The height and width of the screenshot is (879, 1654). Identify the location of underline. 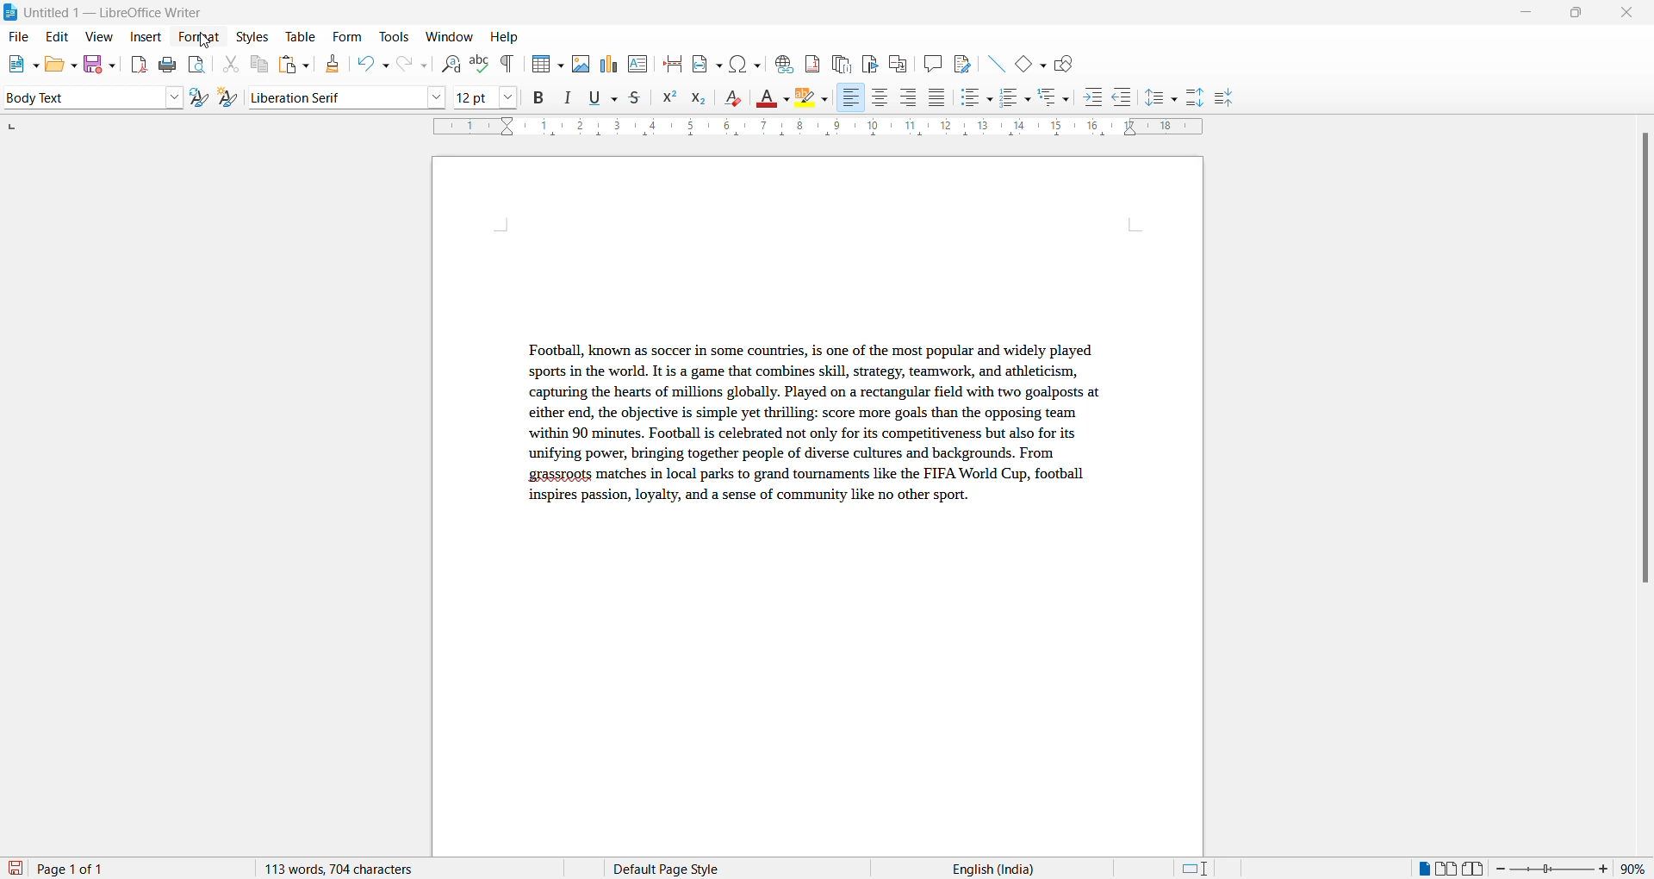
(604, 97).